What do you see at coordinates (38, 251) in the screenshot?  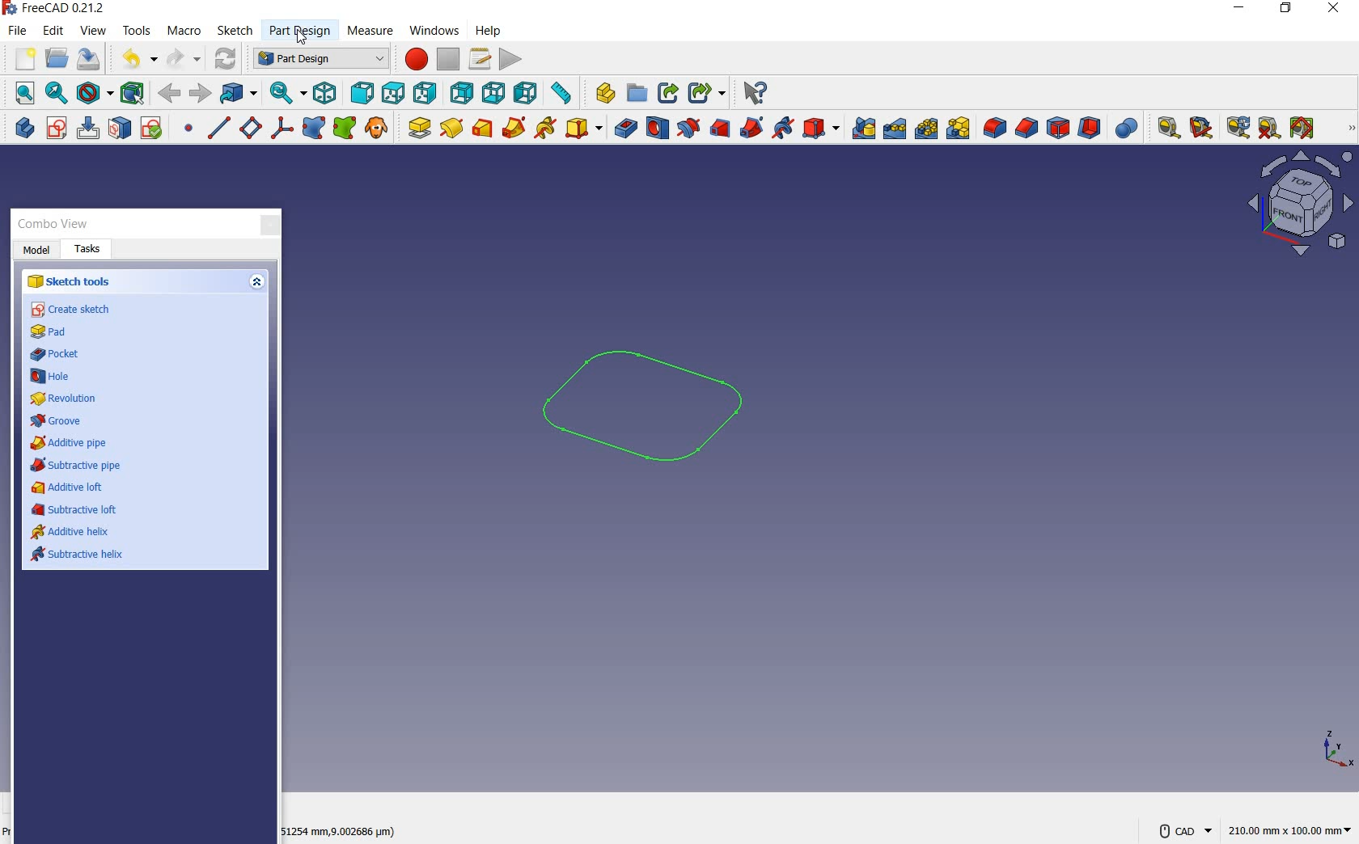 I see `Model` at bounding box center [38, 251].